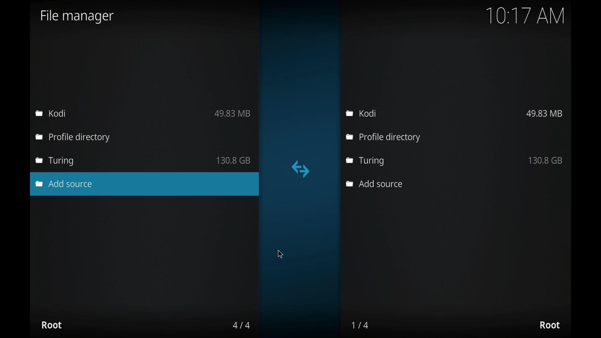  What do you see at coordinates (51, 113) in the screenshot?
I see `kodi` at bounding box center [51, 113].